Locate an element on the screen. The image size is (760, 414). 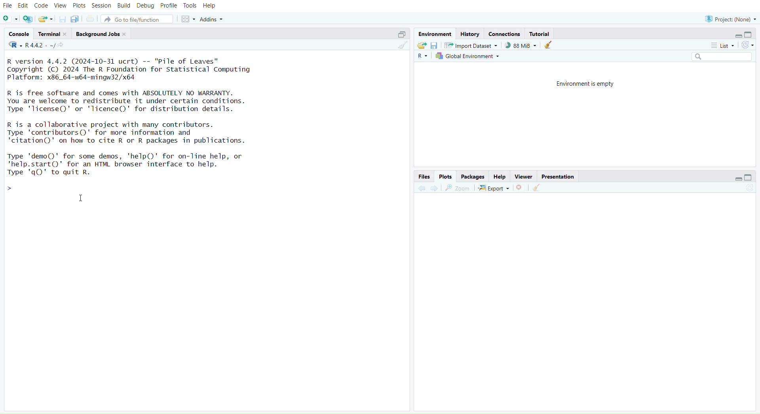
console is located at coordinates (20, 34).